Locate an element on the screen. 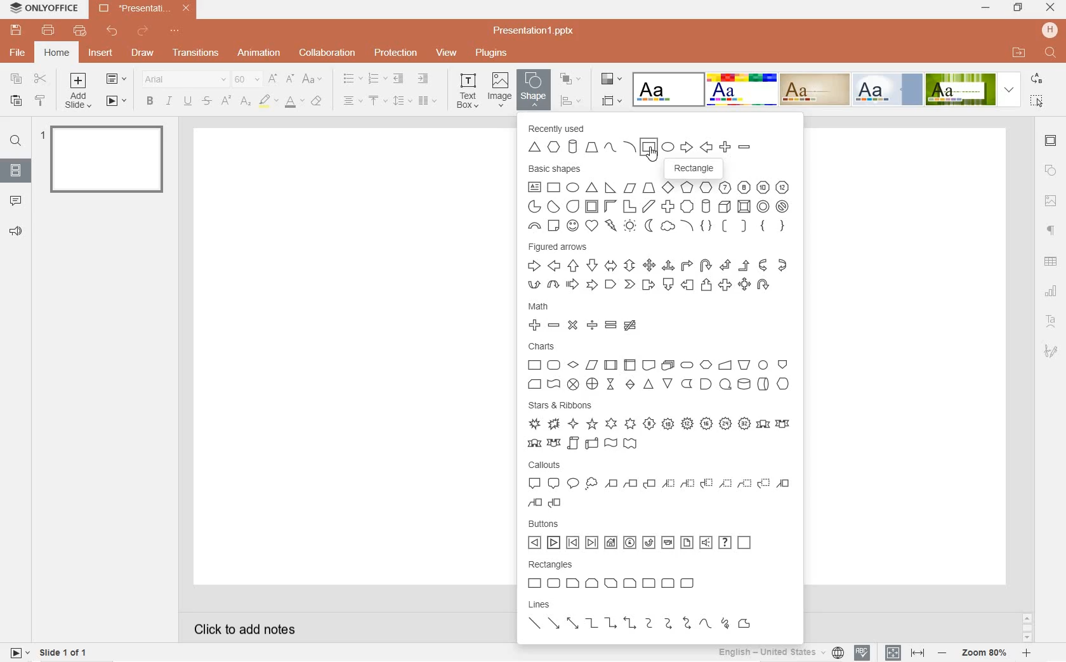  Right Arrow is located at coordinates (534, 266).